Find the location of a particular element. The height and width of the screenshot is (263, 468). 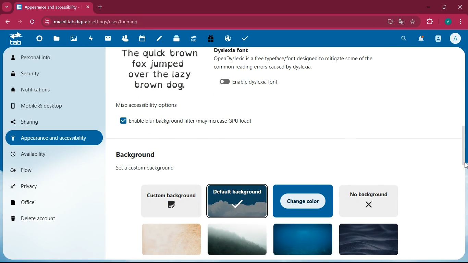

minimize is located at coordinates (429, 7).